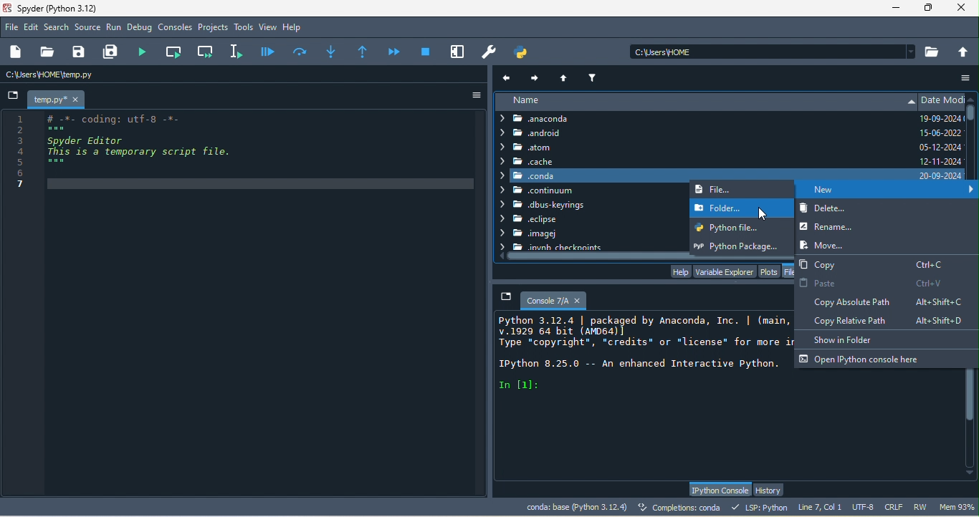 The height and width of the screenshot is (517, 979). Describe the element at coordinates (842, 227) in the screenshot. I see `rename` at that location.